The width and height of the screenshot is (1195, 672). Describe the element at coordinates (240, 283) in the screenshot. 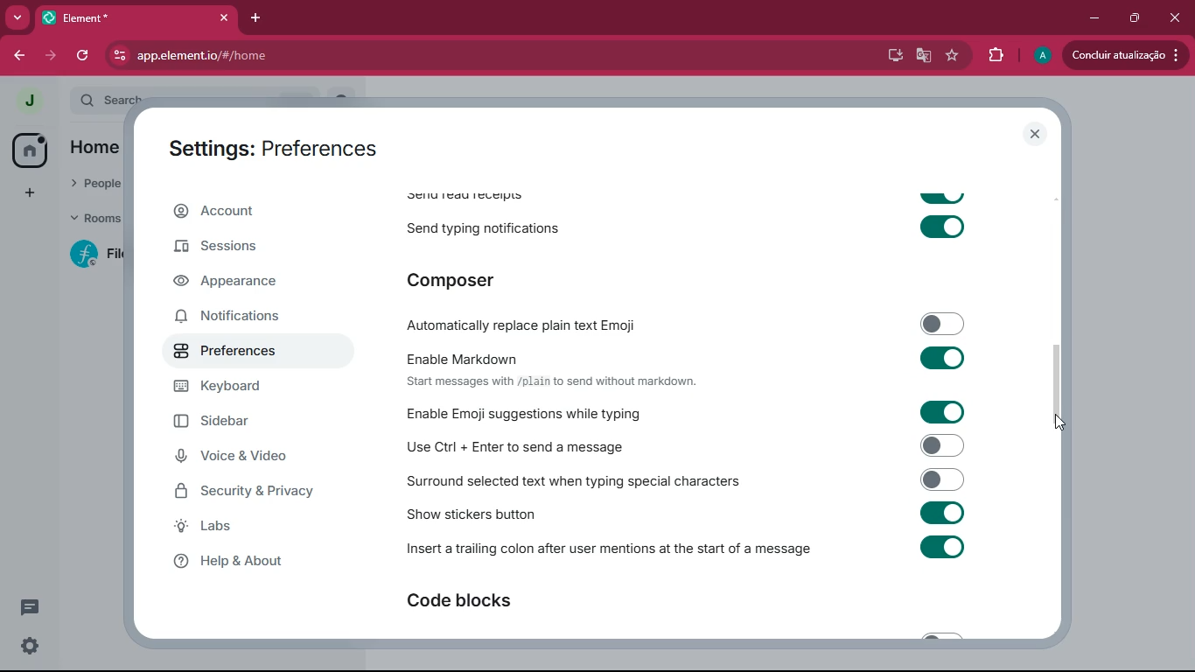

I see `appearance` at that location.